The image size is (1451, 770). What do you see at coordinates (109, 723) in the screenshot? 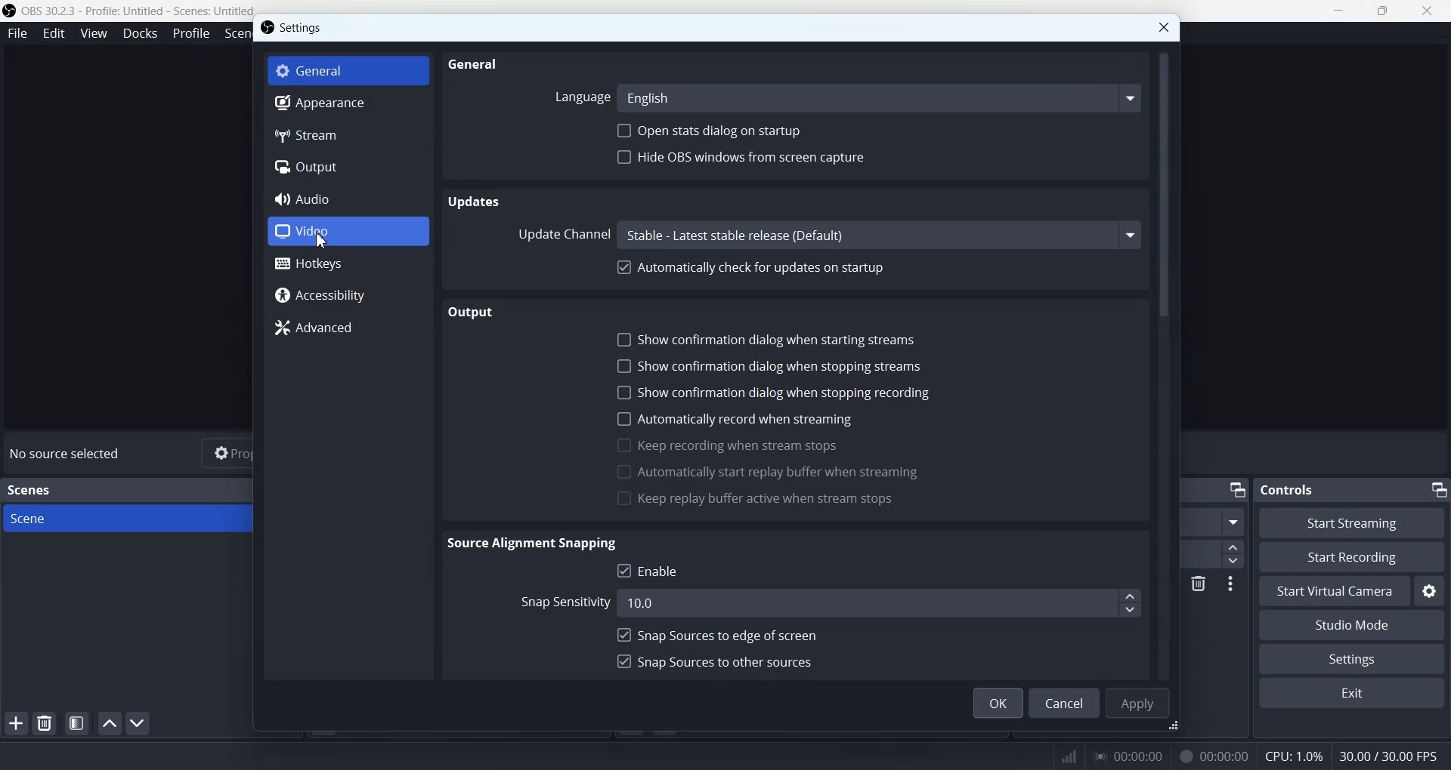
I see `Move scene up` at bounding box center [109, 723].